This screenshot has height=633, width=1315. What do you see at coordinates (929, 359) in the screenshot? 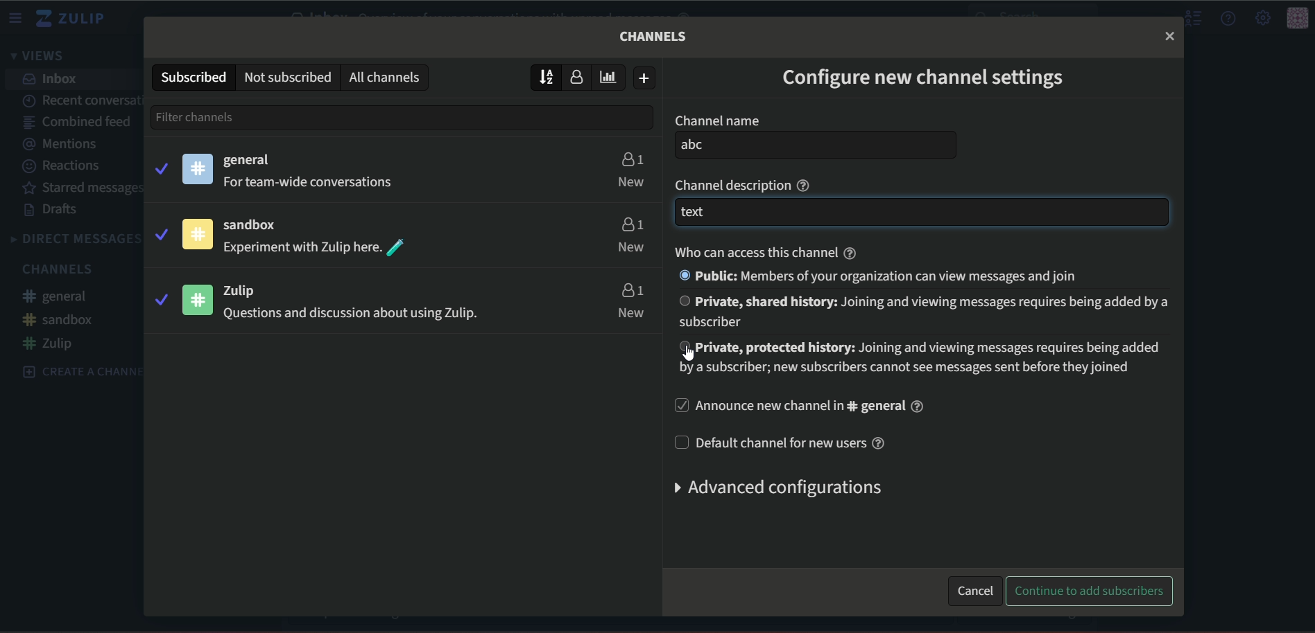
I see `Private, protected history: Joining and viewing messages requires being added
by a subscriber; new subscribers cannot see messages sent before they joined` at bounding box center [929, 359].